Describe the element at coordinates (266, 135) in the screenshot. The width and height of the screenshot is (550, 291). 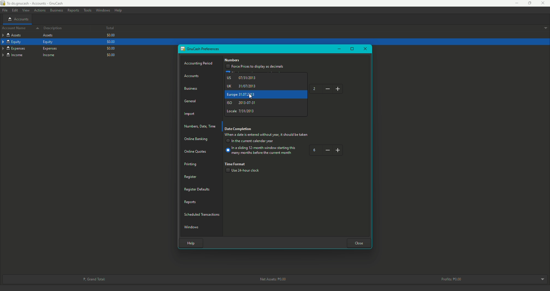
I see `When a date is entered without year` at that location.